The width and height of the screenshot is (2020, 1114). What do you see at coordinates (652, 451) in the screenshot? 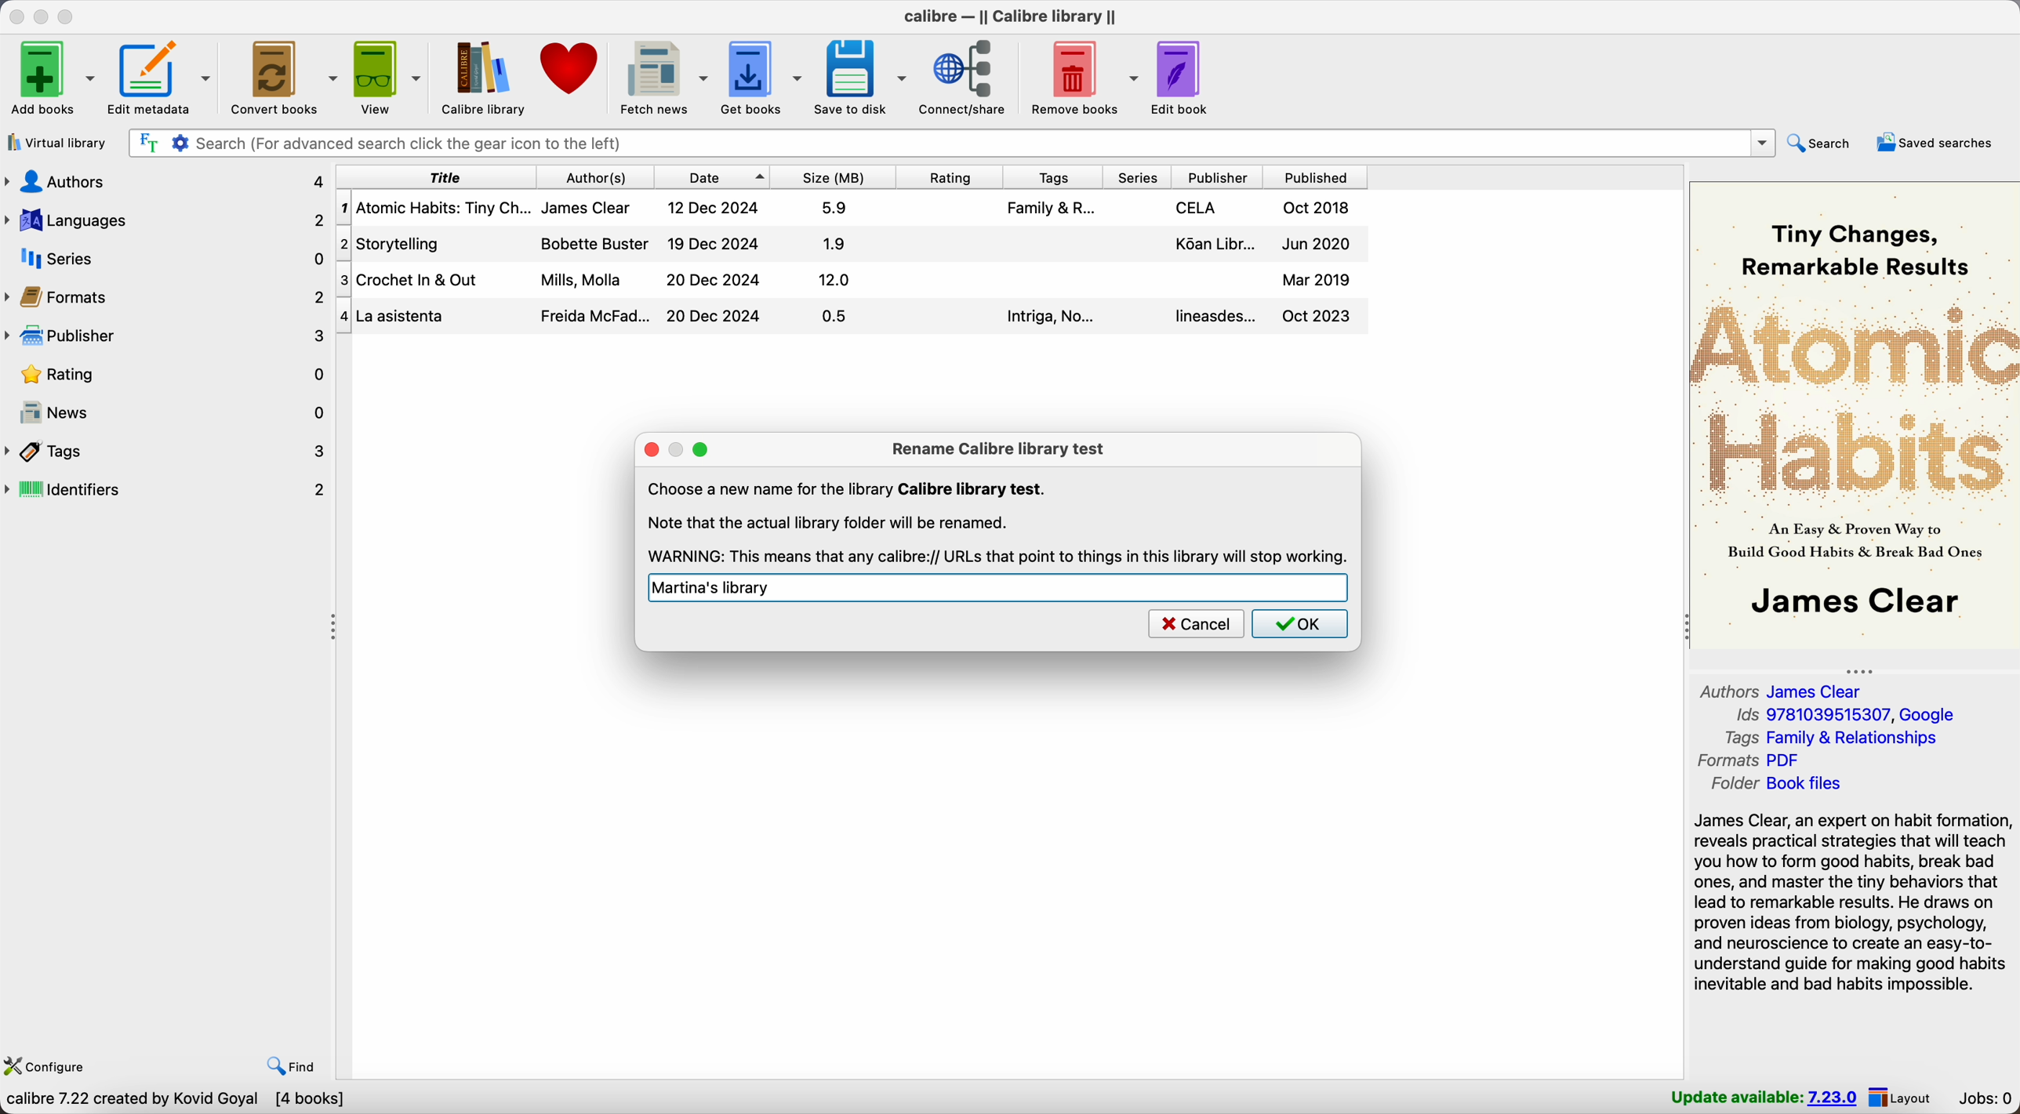
I see `close popup` at bounding box center [652, 451].